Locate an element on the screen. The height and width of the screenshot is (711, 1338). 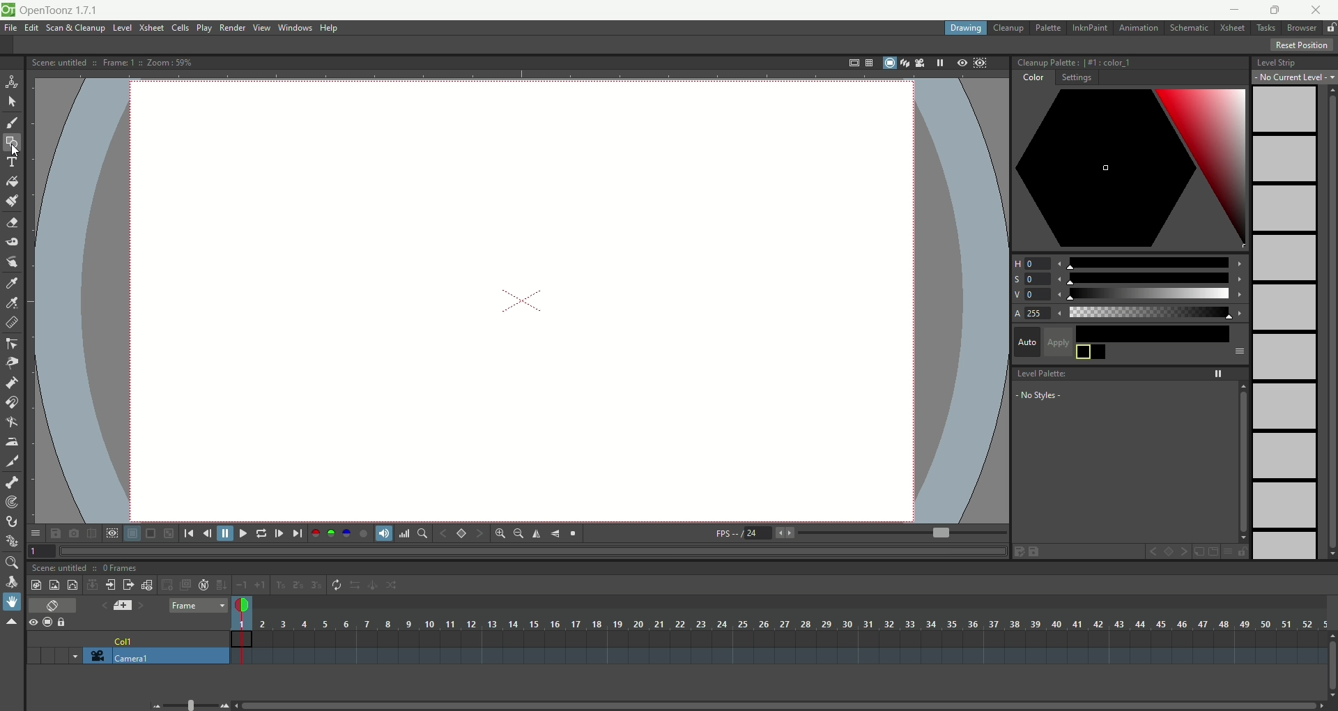
view is located at coordinates (262, 27).